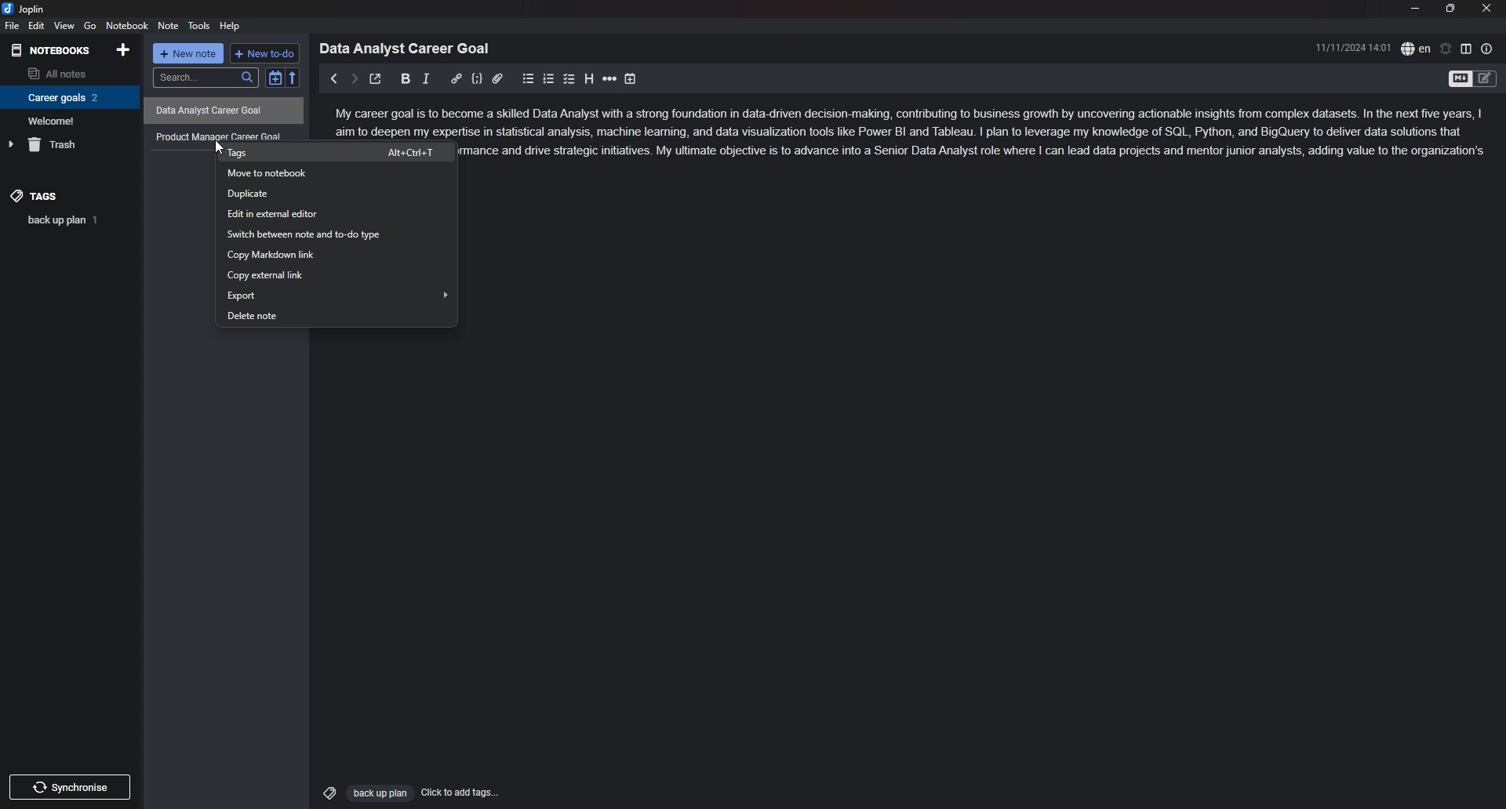  What do you see at coordinates (528, 79) in the screenshot?
I see `bullet list` at bounding box center [528, 79].